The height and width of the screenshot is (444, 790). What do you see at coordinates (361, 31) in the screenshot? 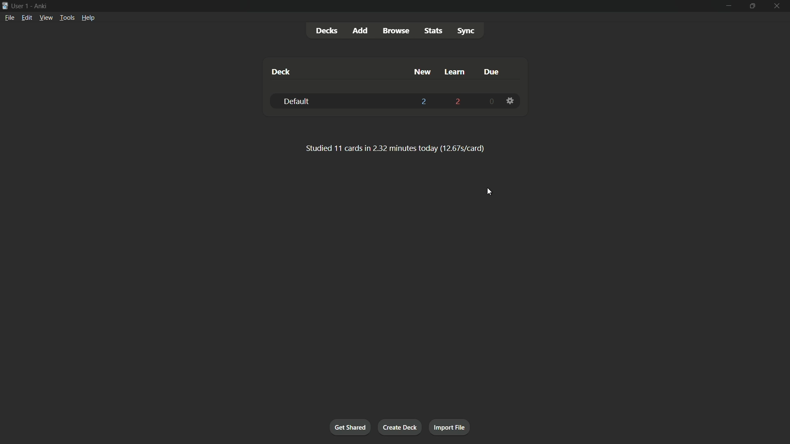
I see `add` at bounding box center [361, 31].